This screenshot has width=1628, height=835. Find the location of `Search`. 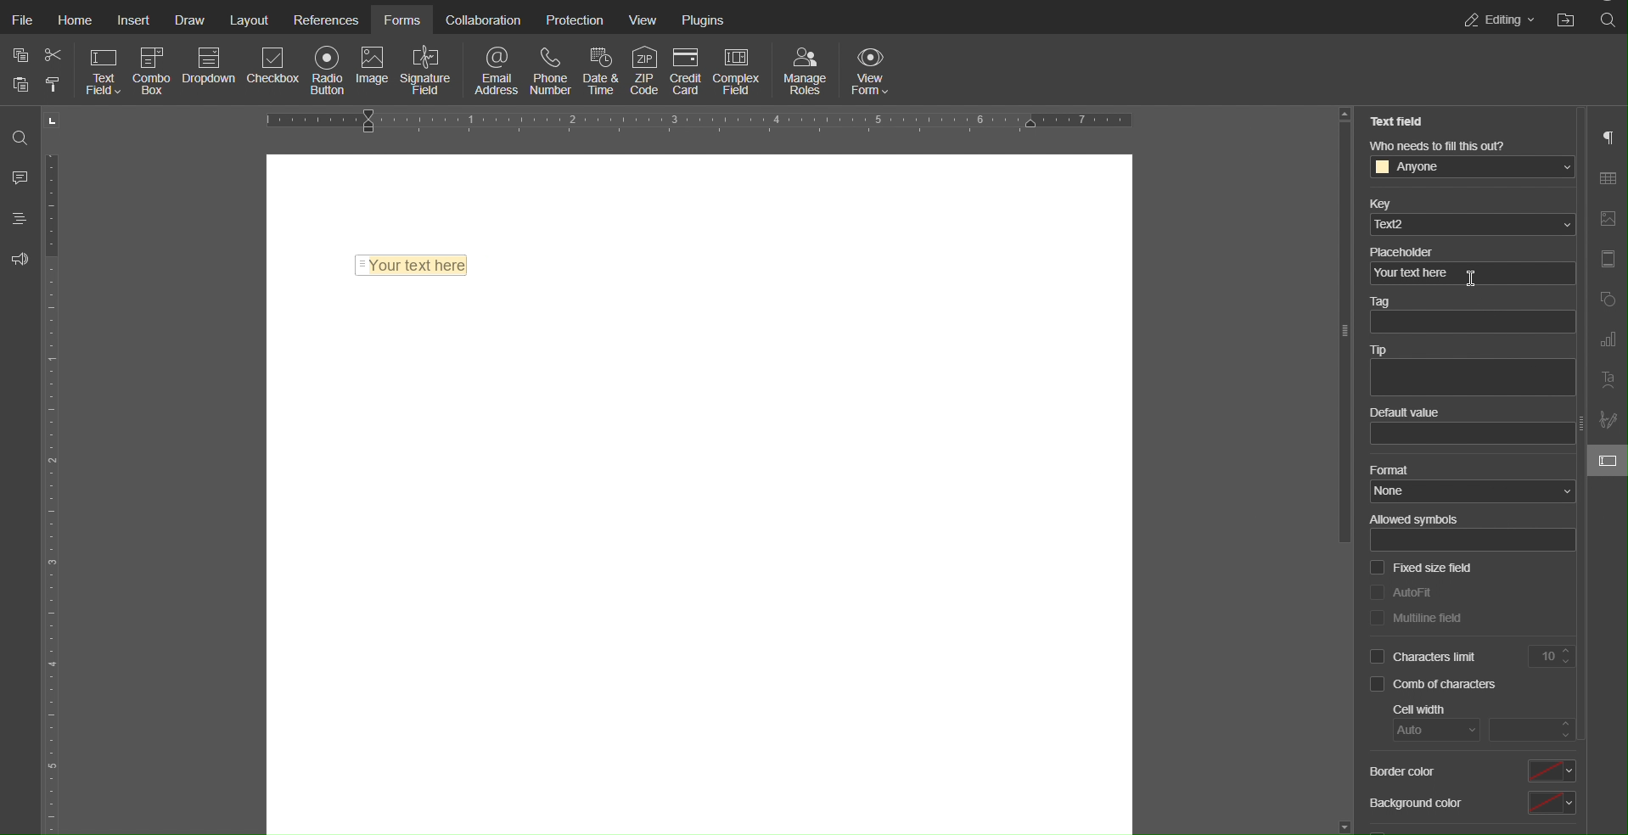

Search is located at coordinates (22, 137).